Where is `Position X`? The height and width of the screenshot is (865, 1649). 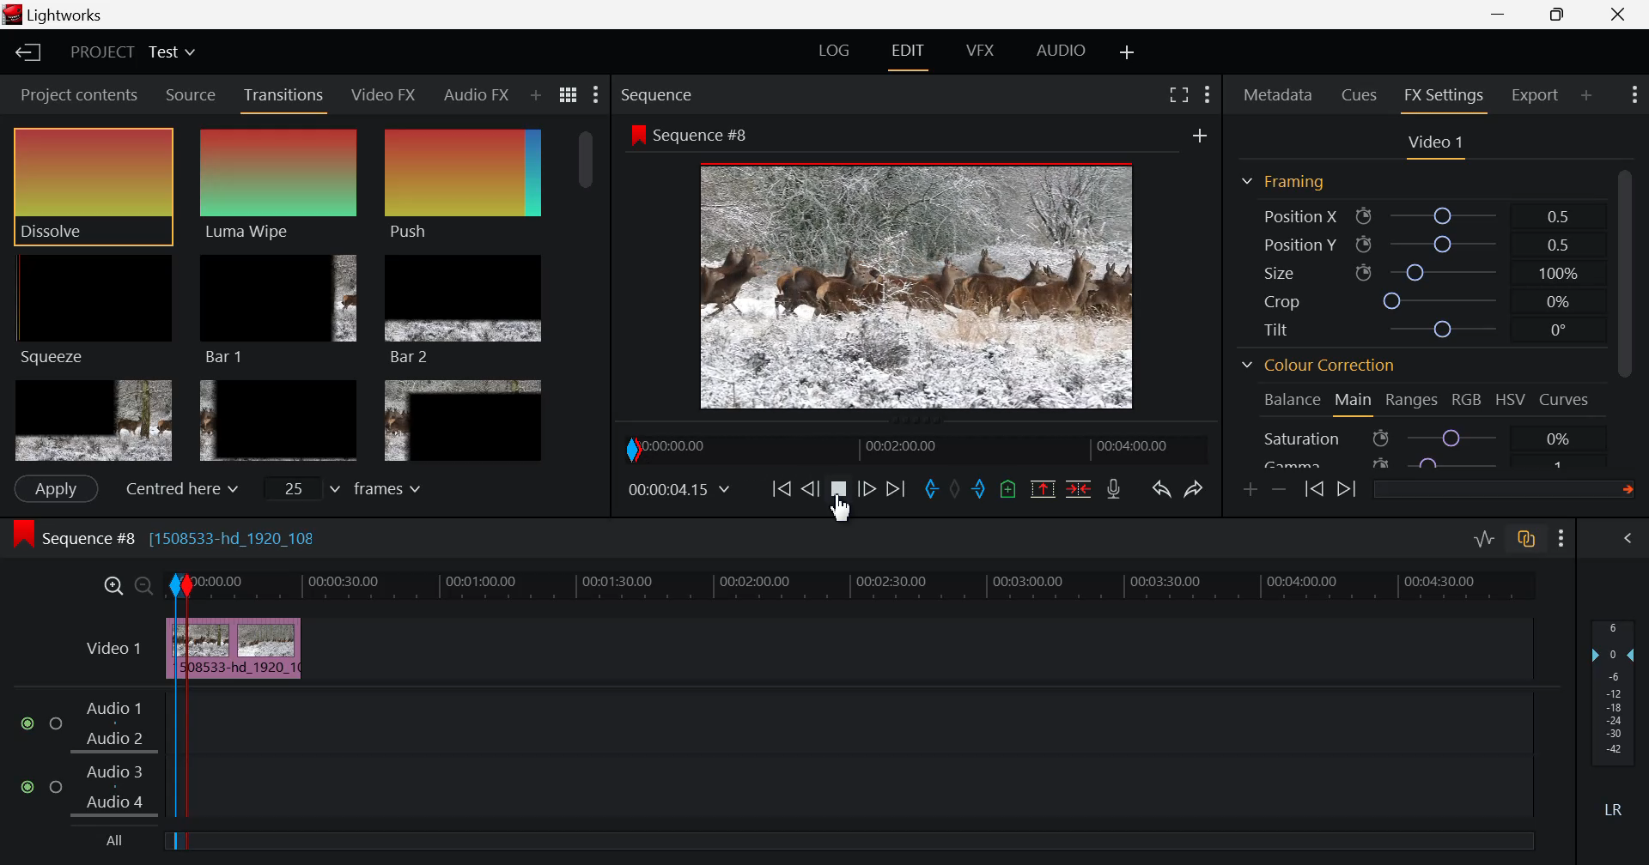
Position X is located at coordinates (1421, 215).